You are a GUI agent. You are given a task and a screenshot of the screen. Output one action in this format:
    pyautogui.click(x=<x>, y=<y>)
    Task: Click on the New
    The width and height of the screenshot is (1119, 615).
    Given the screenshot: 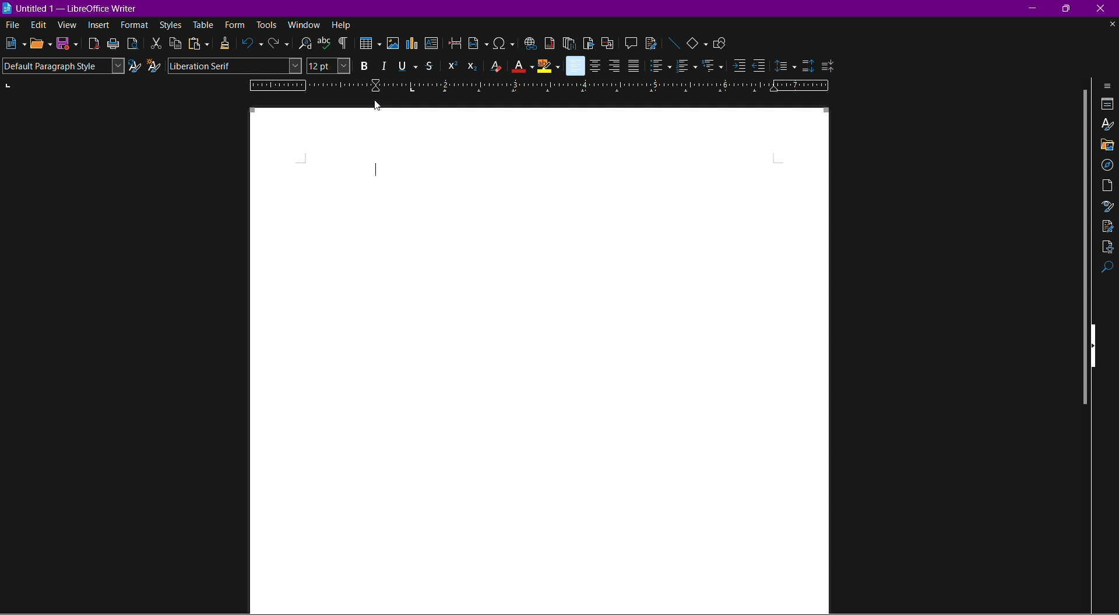 What is the action you would take?
    pyautogui.click(x=13, y=44)
    